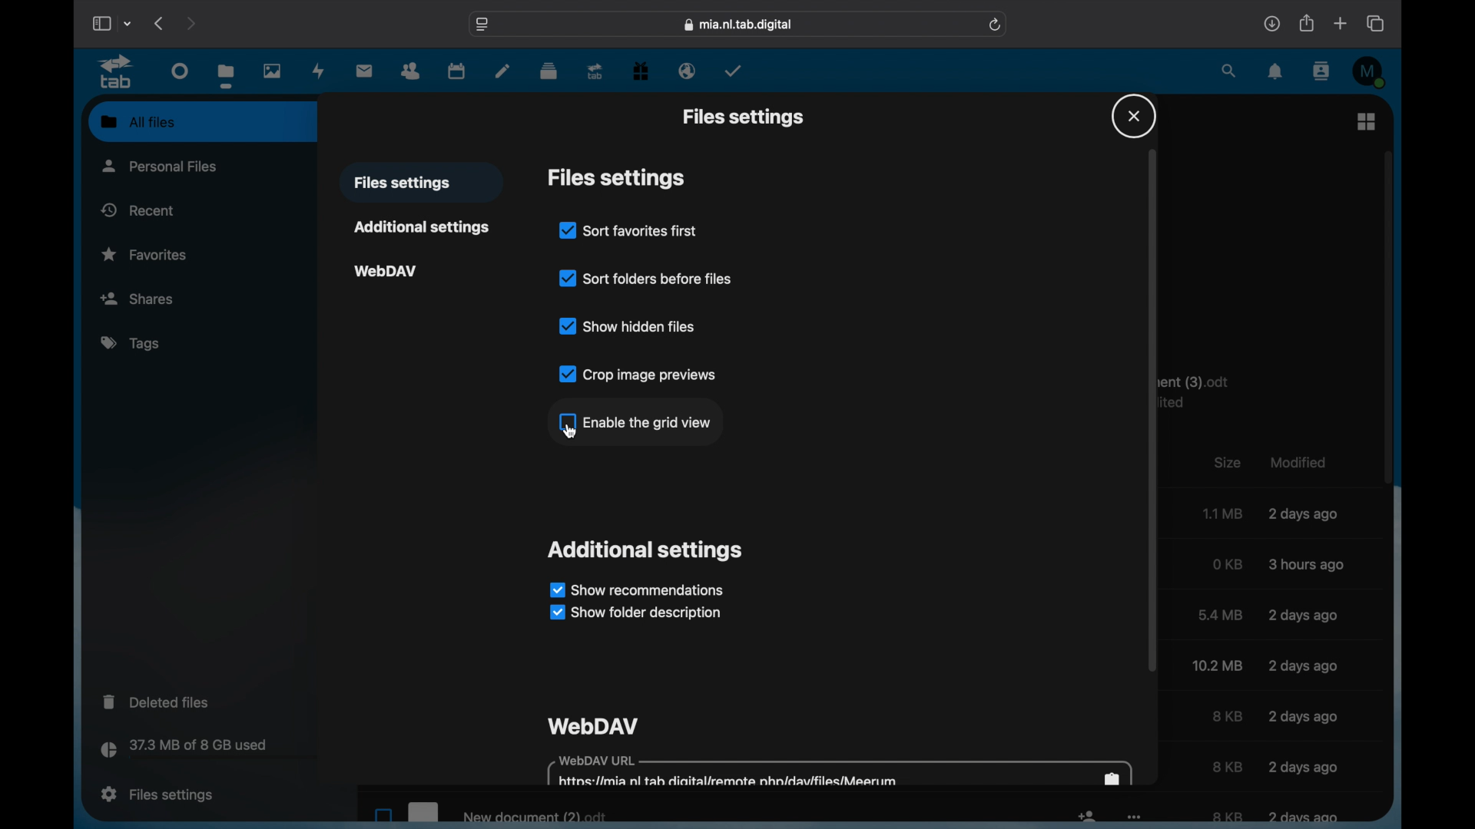 The width and height of the screenshot is (1475, 829). I want to click on size, so click(1227, 817).